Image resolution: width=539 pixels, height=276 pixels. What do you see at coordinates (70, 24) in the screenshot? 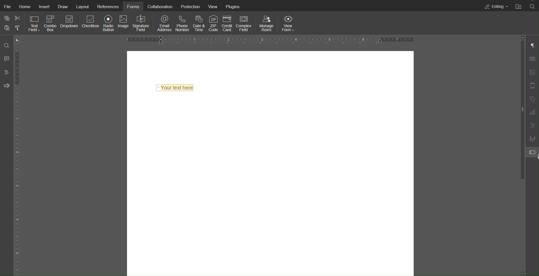
I see `Dropdown` at bounding box center [70, 24].